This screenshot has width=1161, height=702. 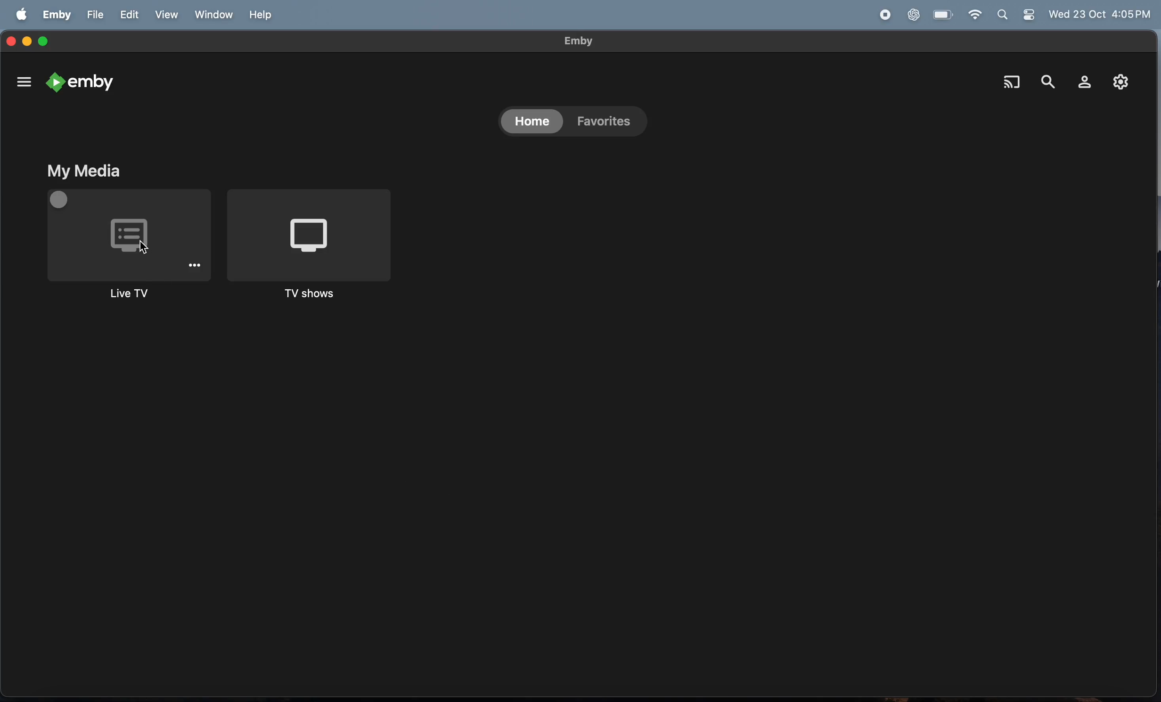 What do you see at coordinates (943, 14) in the screenshot?
I see `battery` at bounding box center [943, 14].